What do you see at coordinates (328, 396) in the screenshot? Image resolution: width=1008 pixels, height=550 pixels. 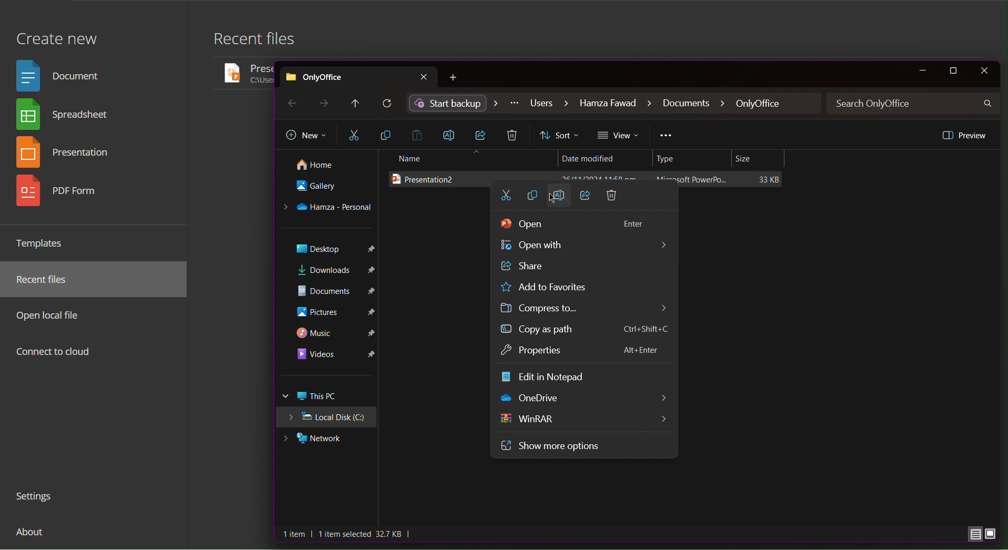 I see `This PC` at bounding box center [328, 396].